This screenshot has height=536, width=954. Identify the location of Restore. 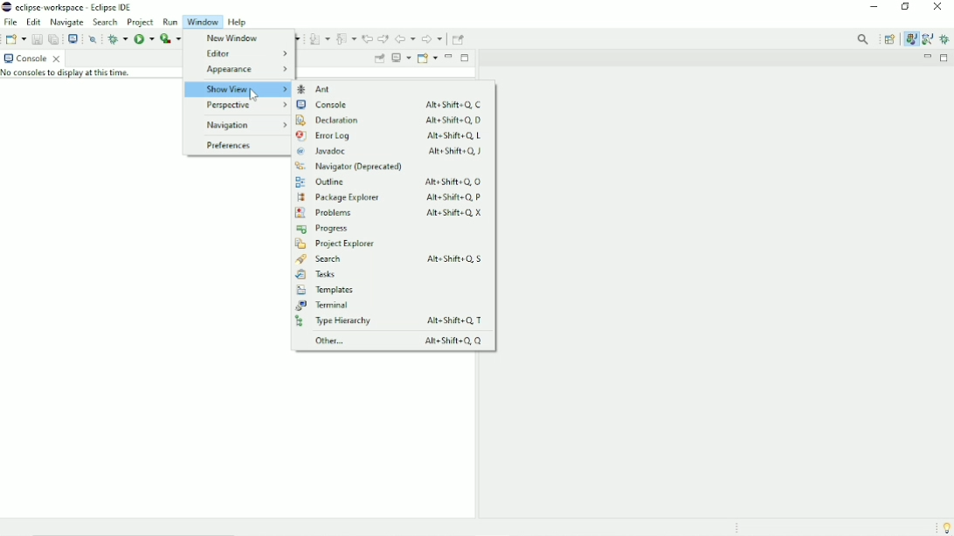
(909, 8).